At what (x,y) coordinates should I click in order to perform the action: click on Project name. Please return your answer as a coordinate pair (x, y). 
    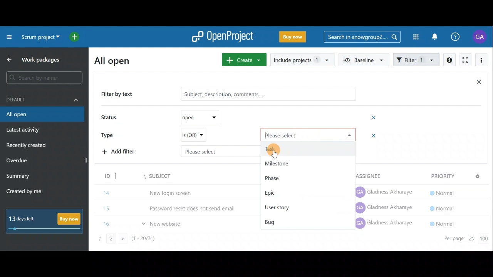
    Looking at the image, I should click on (39, 38).